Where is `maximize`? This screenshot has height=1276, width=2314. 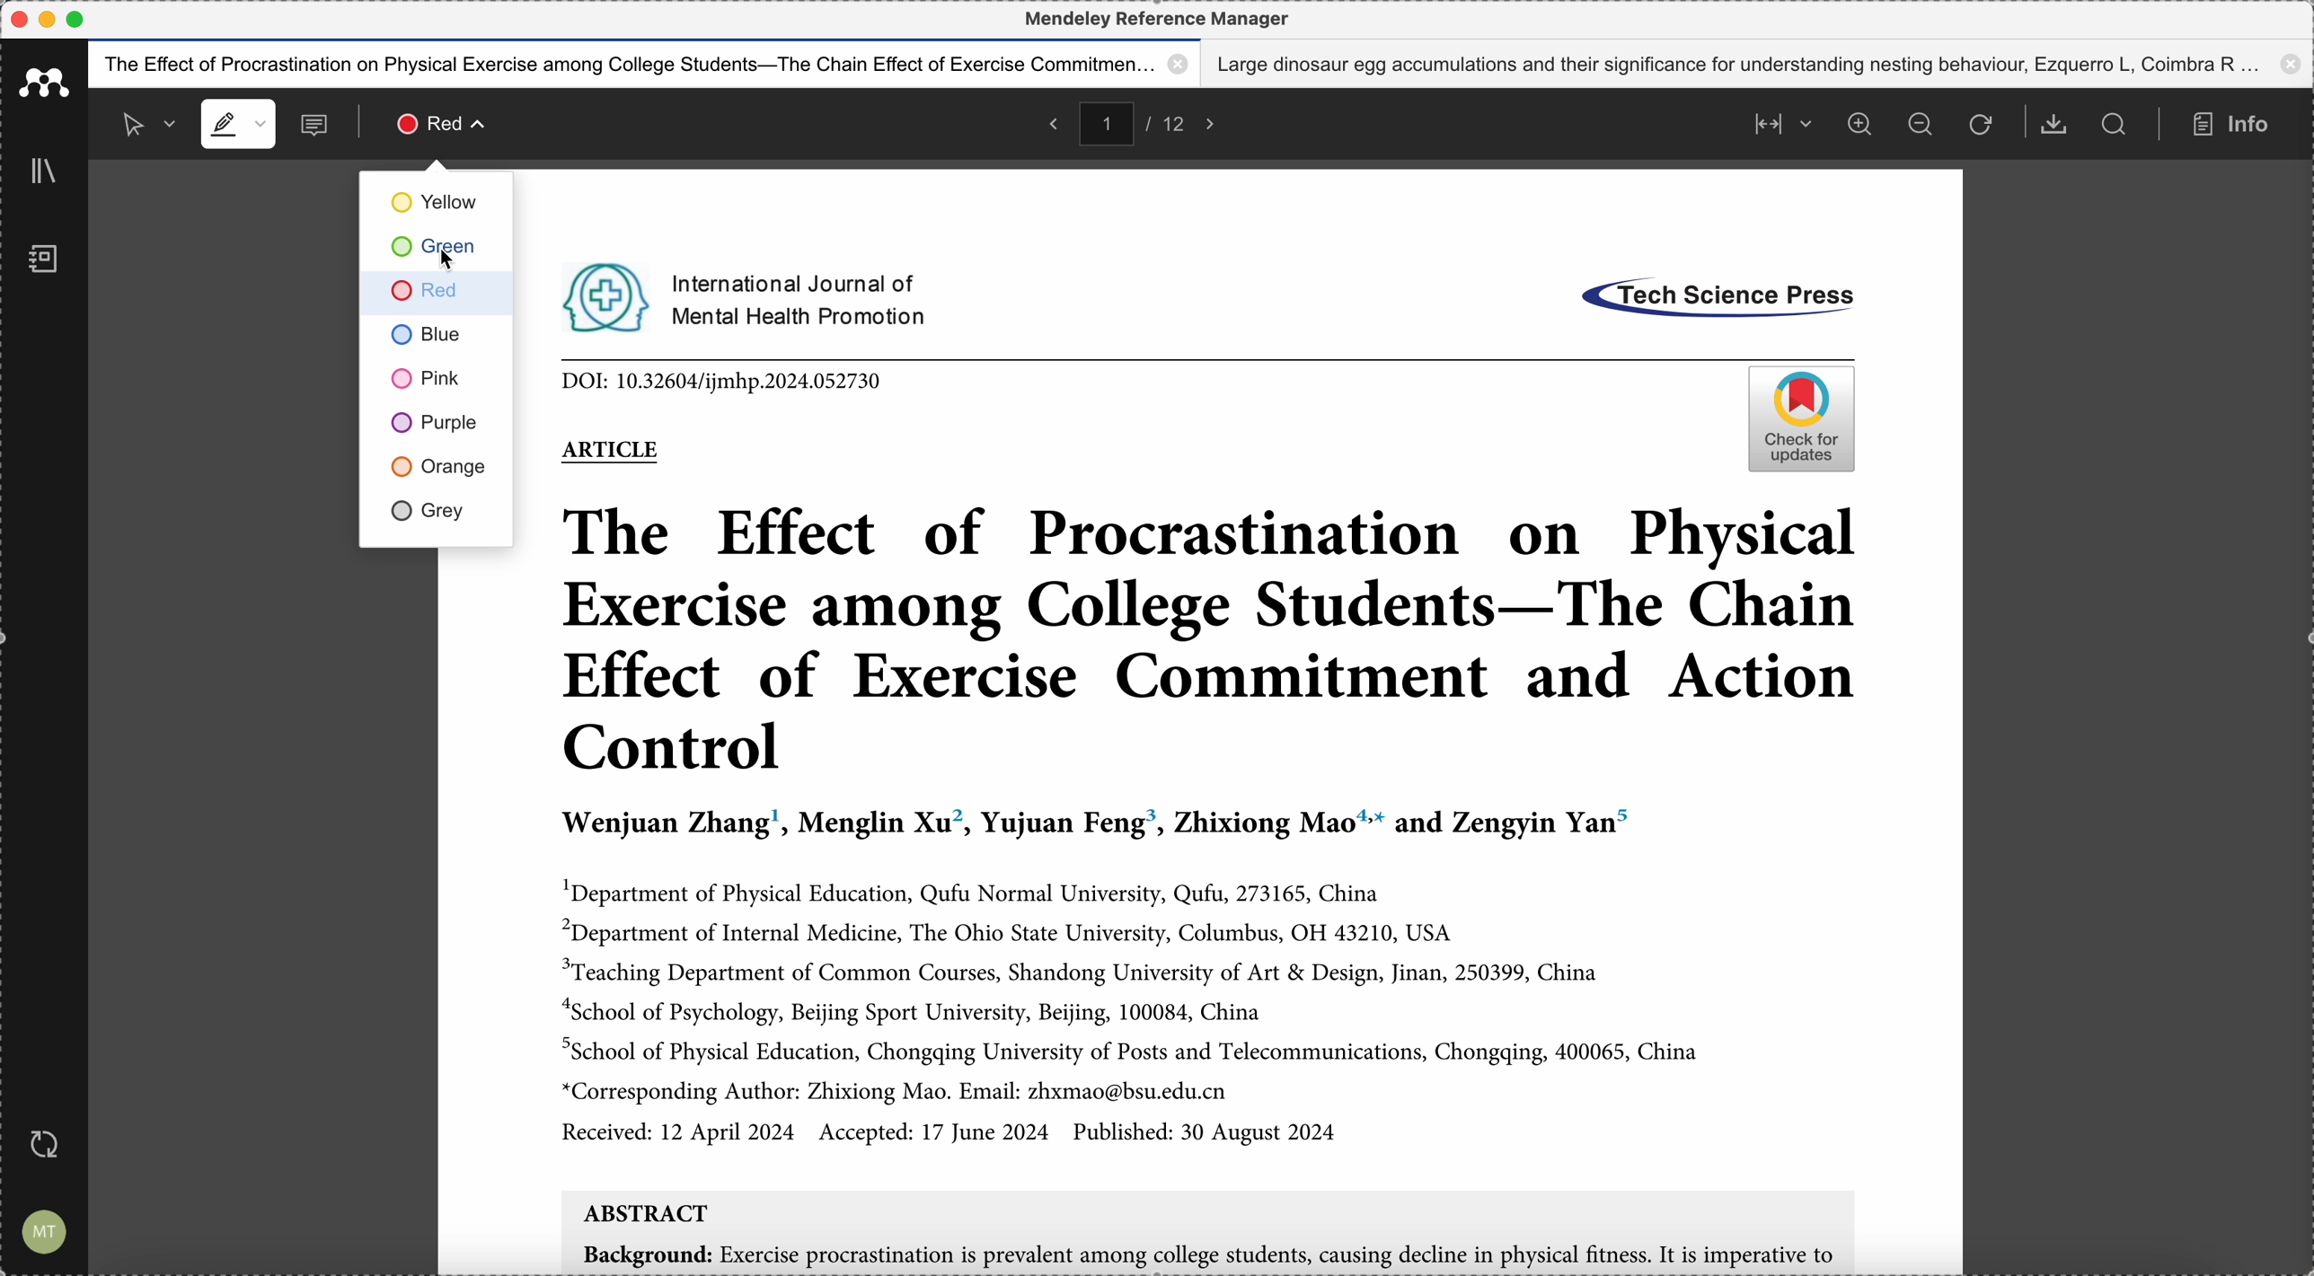 maximize is located at coordinates (77, 20).